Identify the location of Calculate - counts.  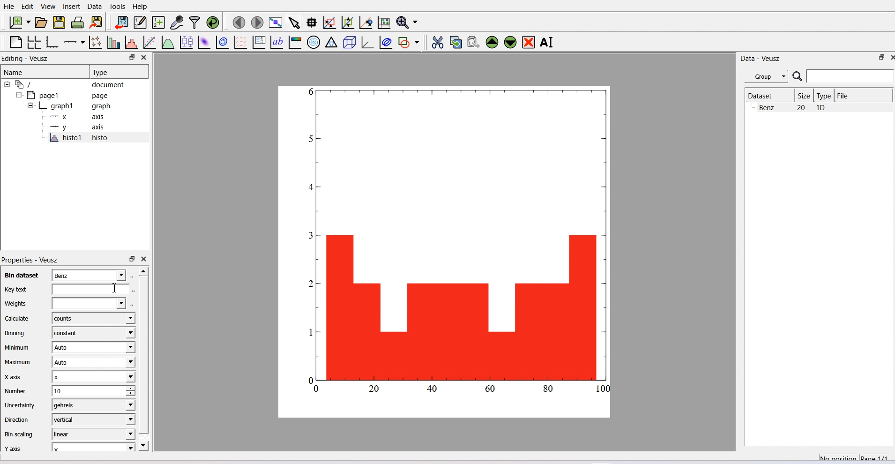
(68, 318).